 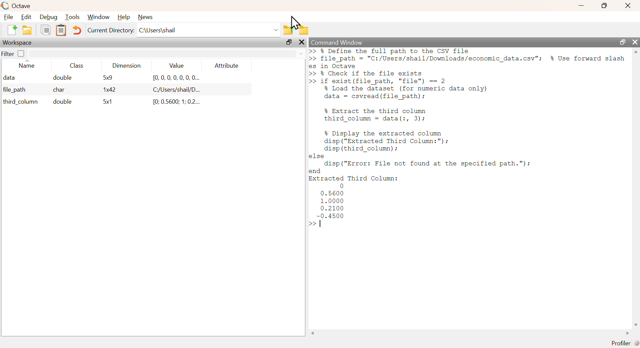 I want to click on documents, so click(x=46, y=30).